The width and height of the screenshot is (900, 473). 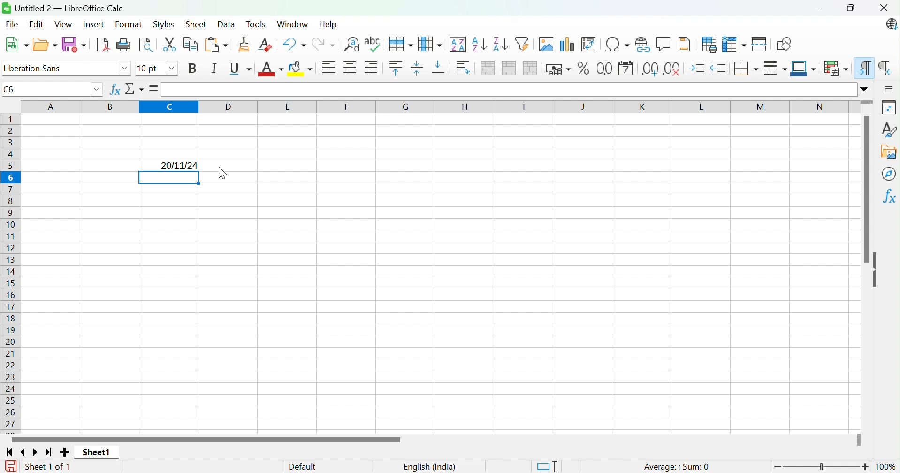 What do you see at coordinates (93, 24) in the screenshot?
I see `Insert` at bounding box center [93, 24].